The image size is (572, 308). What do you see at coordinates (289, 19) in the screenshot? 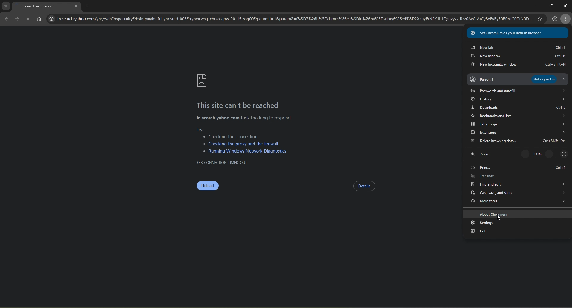
I see `@ insearch.yahoo.com/yhs/web?hspart=iry8thsimp=yhs-fullyhosted_0038&type=wsg_cbovxzjpw_20_15_ssg00&param1=18param2={%3D7%26b%3Dchmm%26cc%3Din%26pa%3Dwincy%26cd%3D2XzuyEtN2Y 1L1QzuzyzztBzz0AyCtAtCyBy EyByEOBOAtCOCtNOD.` at bounding box center [289, 19].